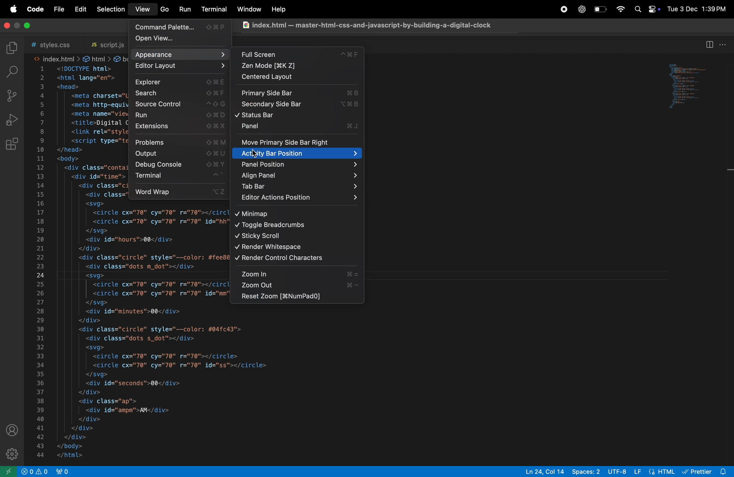 Image resolution: width=734 pixels, height=477 pixels. What do you see at coordinates (248, 10) in the screenshot?
I see `window` at bounding box center [248, 10].